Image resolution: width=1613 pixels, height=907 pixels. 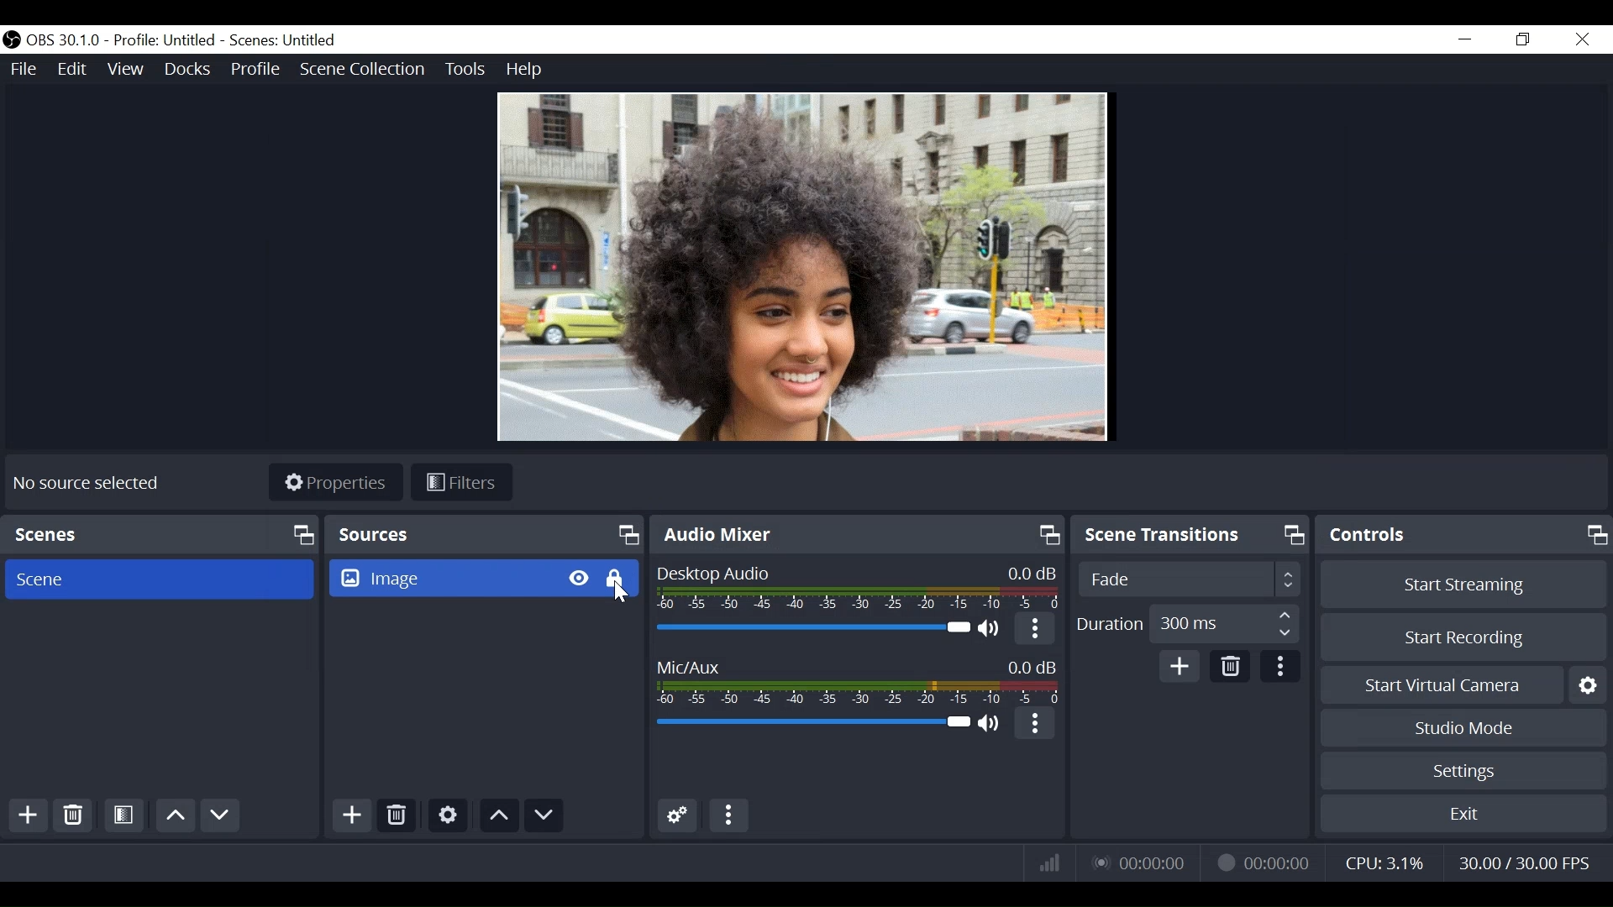 I want to click on Delete, so click(x=396, y=816).